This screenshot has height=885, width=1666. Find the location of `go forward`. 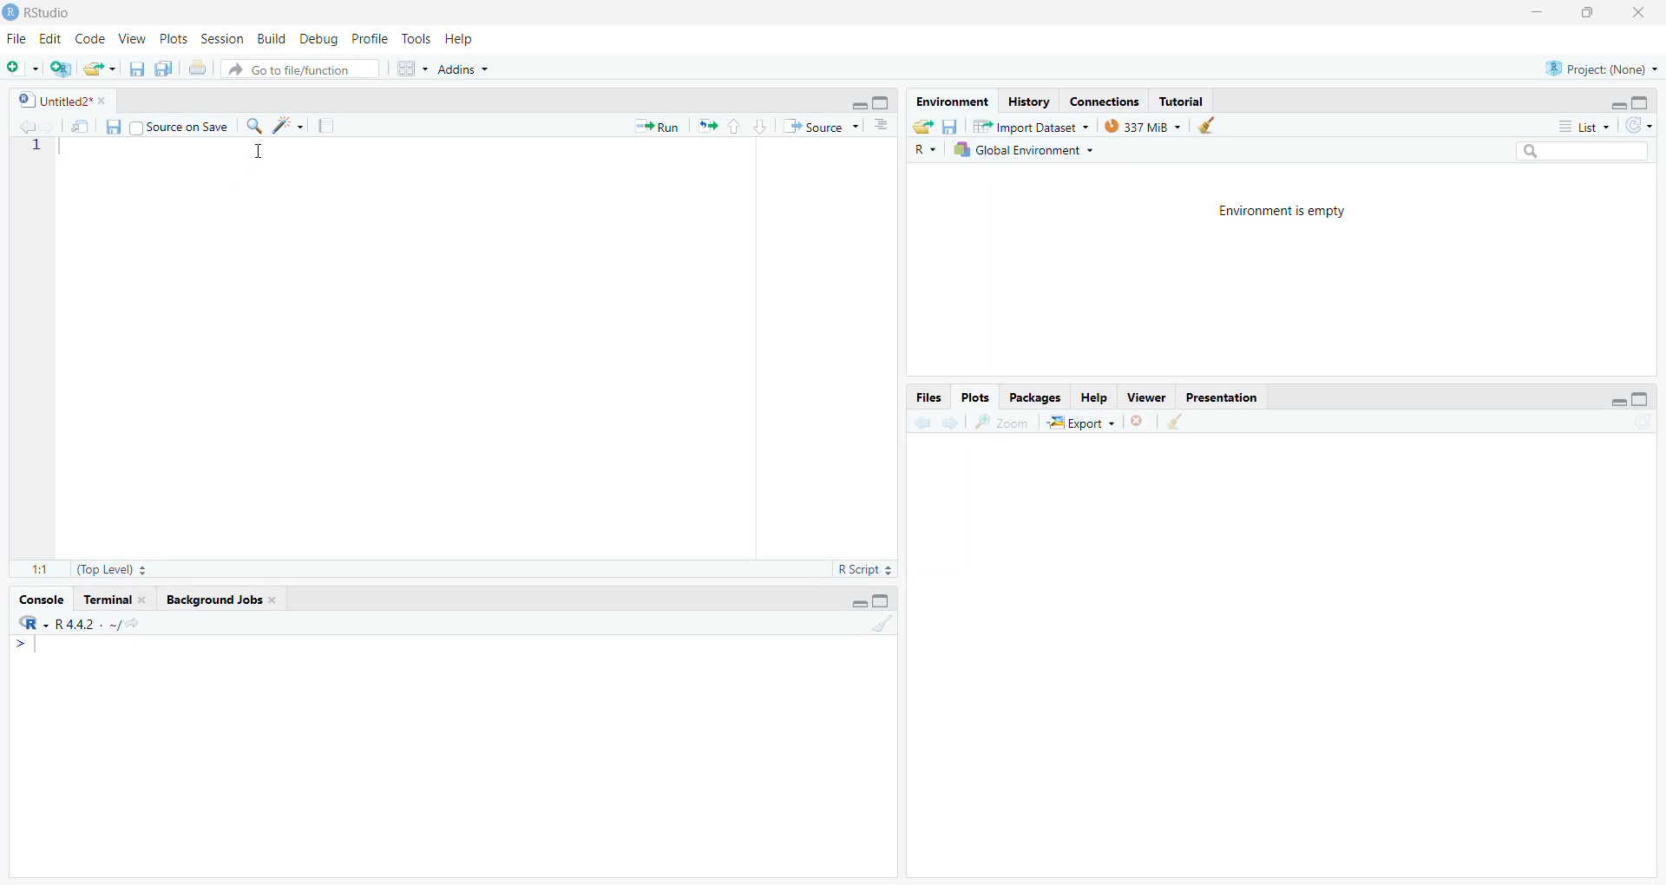

go forward is located at coordinates (952, 423).